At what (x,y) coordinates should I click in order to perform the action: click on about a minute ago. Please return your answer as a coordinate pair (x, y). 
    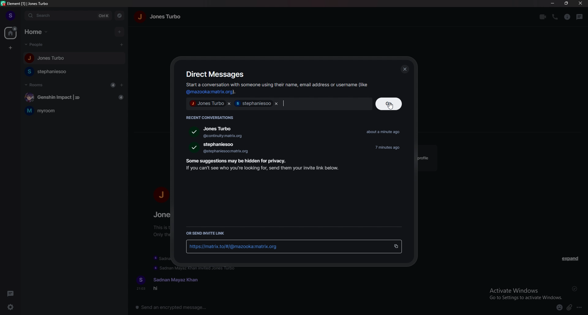
    Looking at the image, I should click on (386, 132).